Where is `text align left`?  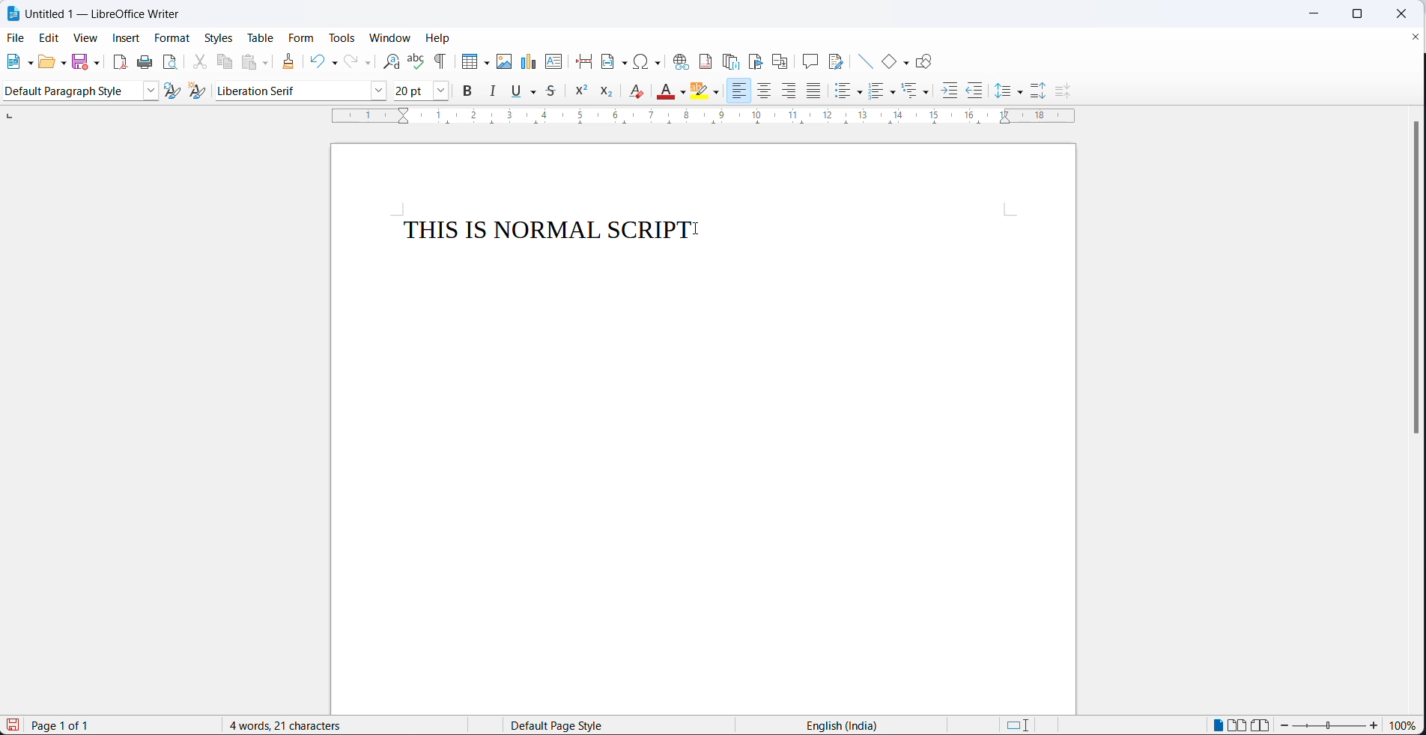 text align left is located at coordinates (741, 92).